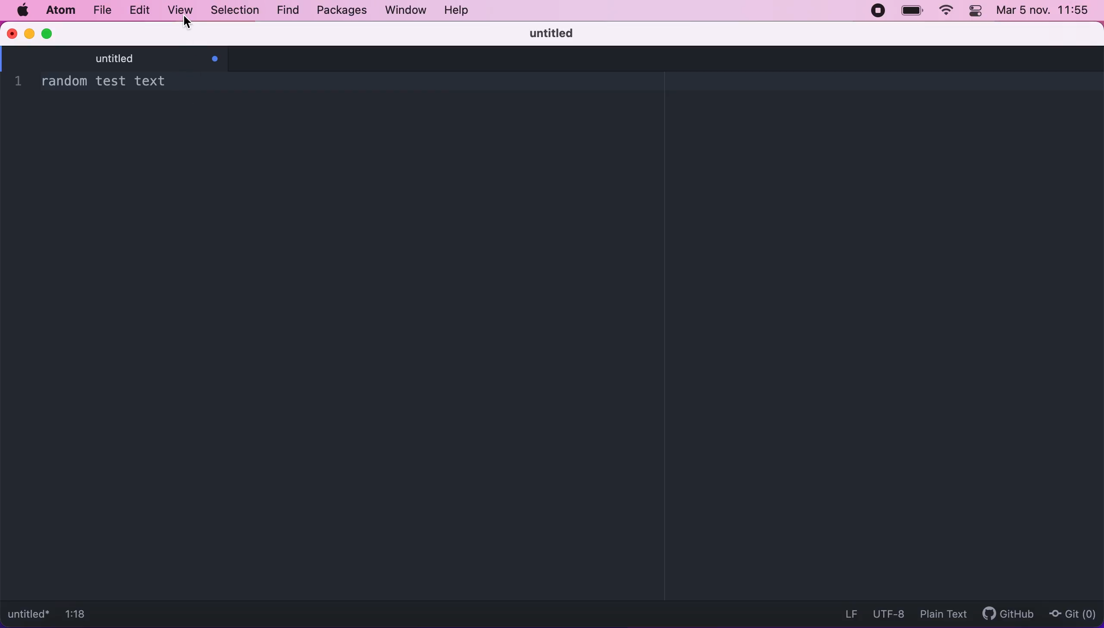  Describe the element at coordinates (847, 612) in the screenshot. I see `LF` at that location.